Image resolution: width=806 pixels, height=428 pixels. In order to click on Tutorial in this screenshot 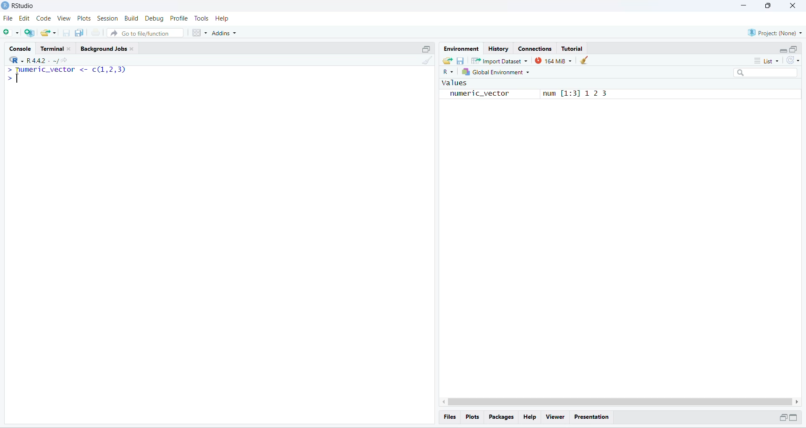, I will do `click(572, 49)`.